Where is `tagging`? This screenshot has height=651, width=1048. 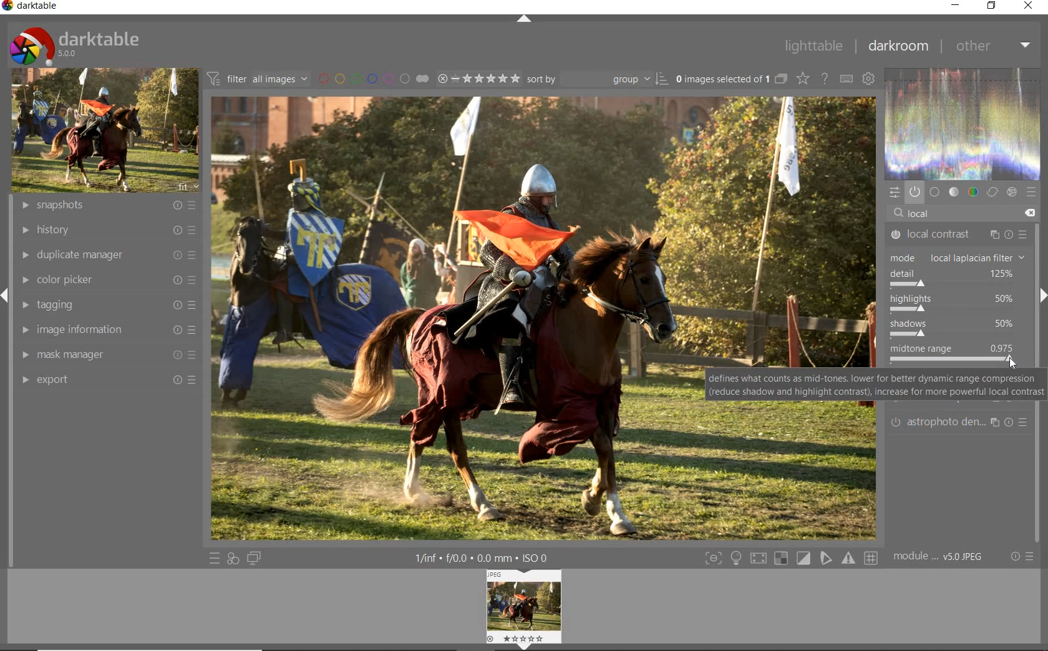
tagging is located at coordinates (106, 305).